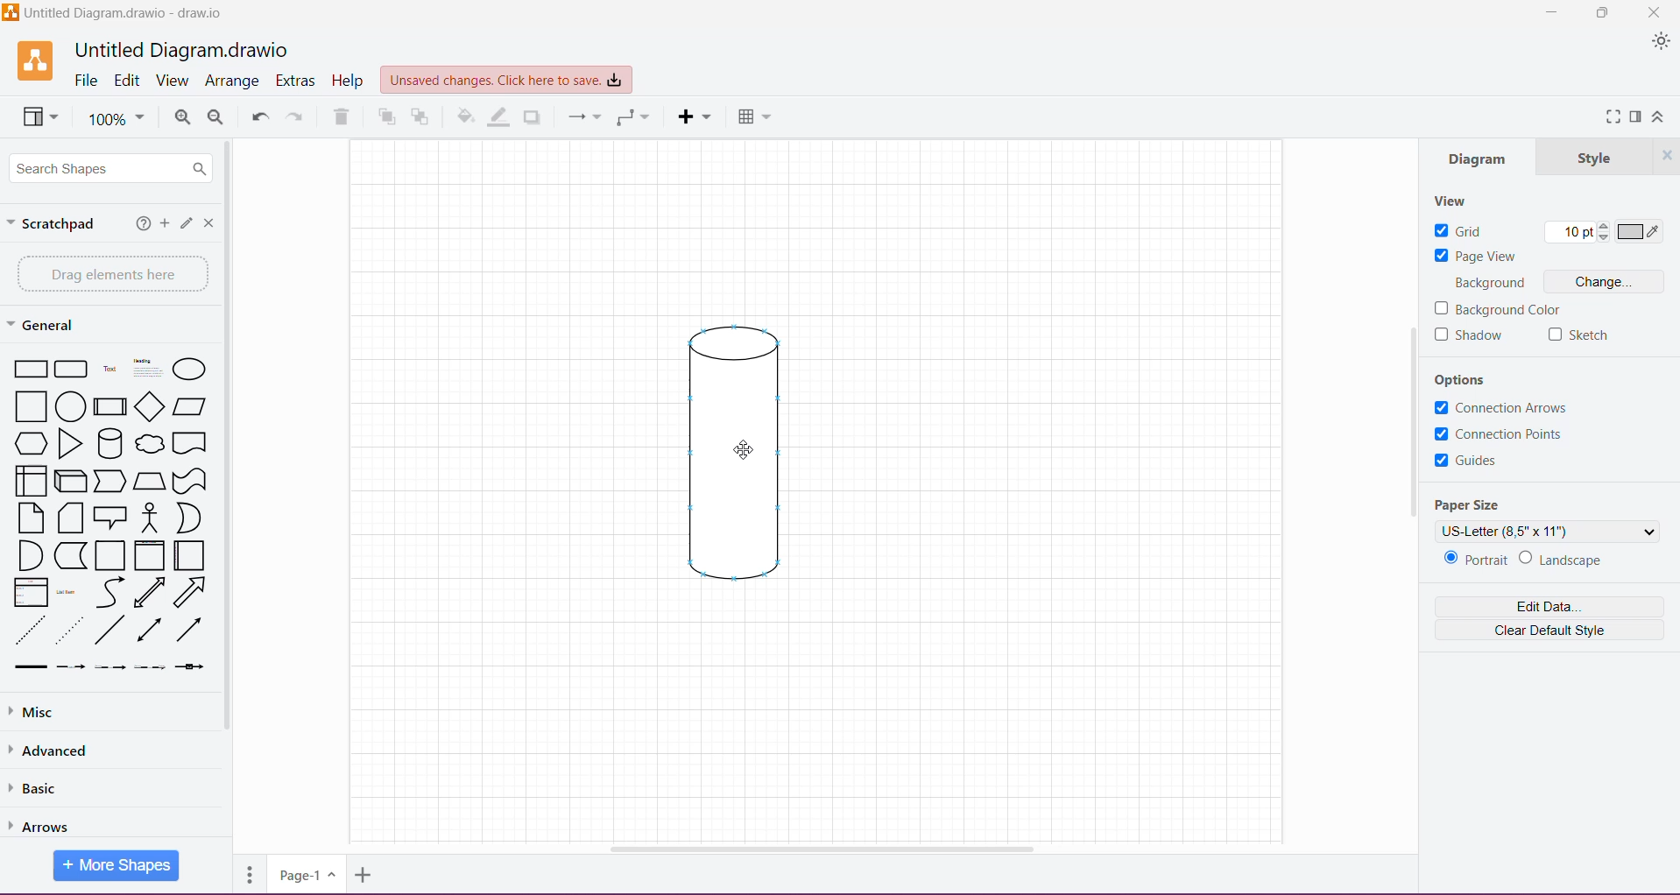 This screenshot has height=895, width=1680. What do you see at coordinates (1553, 12) in the screenshot?
I see `Minimize` at bounding box center [1553, 12].